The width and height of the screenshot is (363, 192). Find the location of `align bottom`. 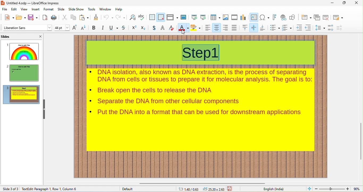

align bottom is located at coordinates (263, 28).